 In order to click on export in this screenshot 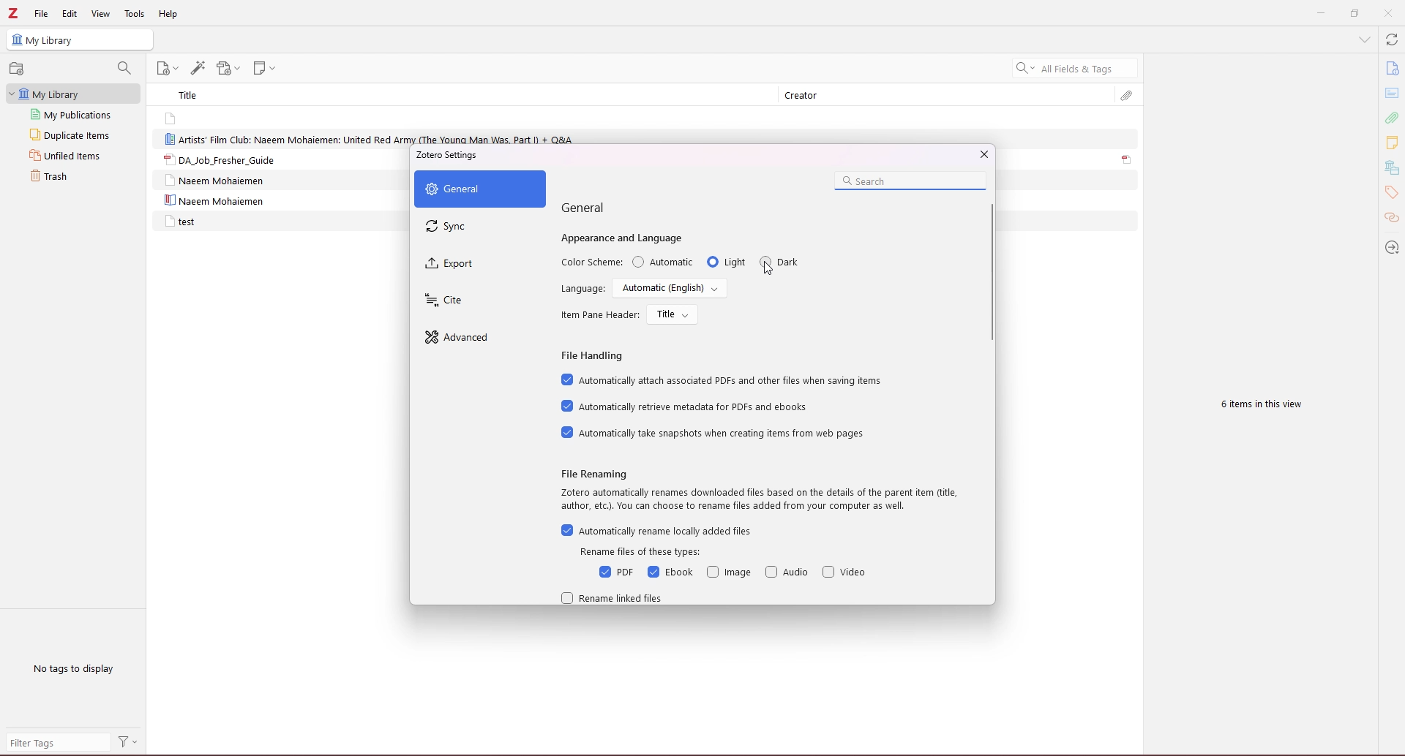, I will do `click(478, 266)`.